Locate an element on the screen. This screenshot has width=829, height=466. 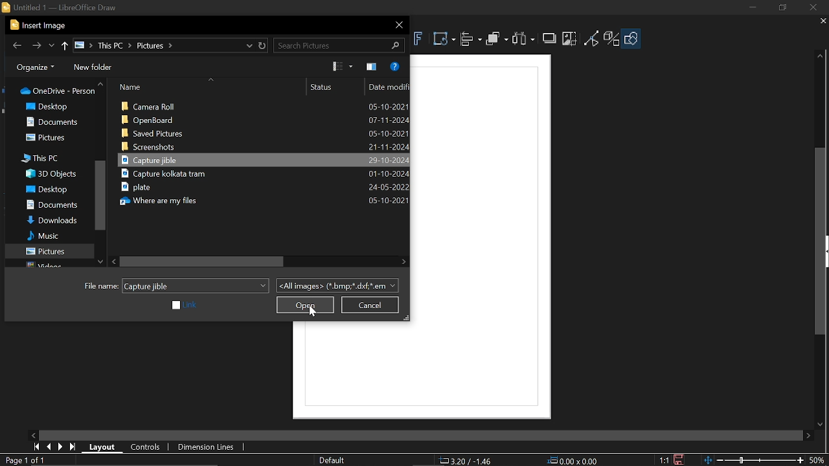
link is located at coordinates (186, 305).